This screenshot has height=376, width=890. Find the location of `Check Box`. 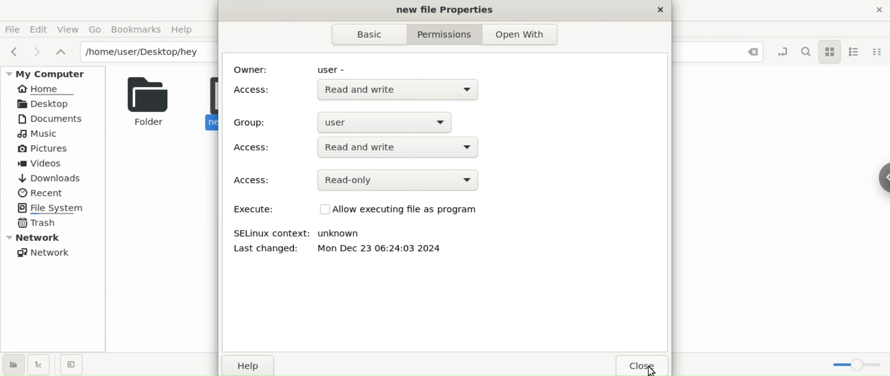

Check Box is located at coordinates (318, 209).